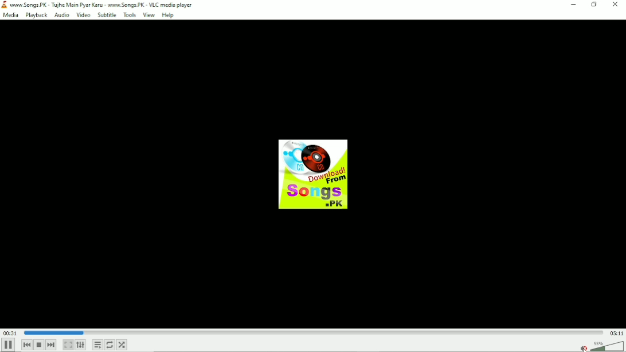 The image size is (626, 352). What do you see at coordinates (601, 346) in the screenshot?
I see `Muted` at bounding box center [601, 346].